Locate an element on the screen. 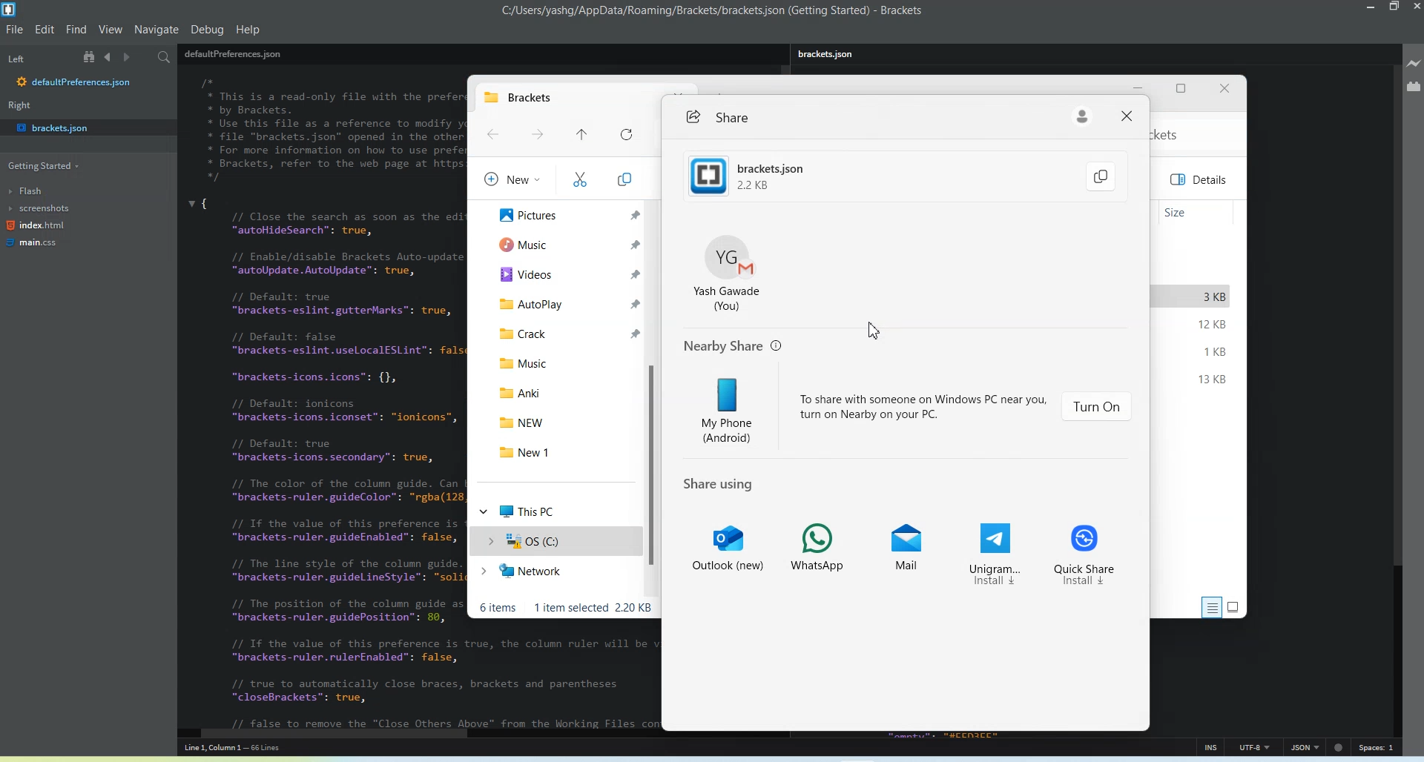 The height and width of the screenshot is (762, 1424). Nearby share is located at coordinates (730, 345).